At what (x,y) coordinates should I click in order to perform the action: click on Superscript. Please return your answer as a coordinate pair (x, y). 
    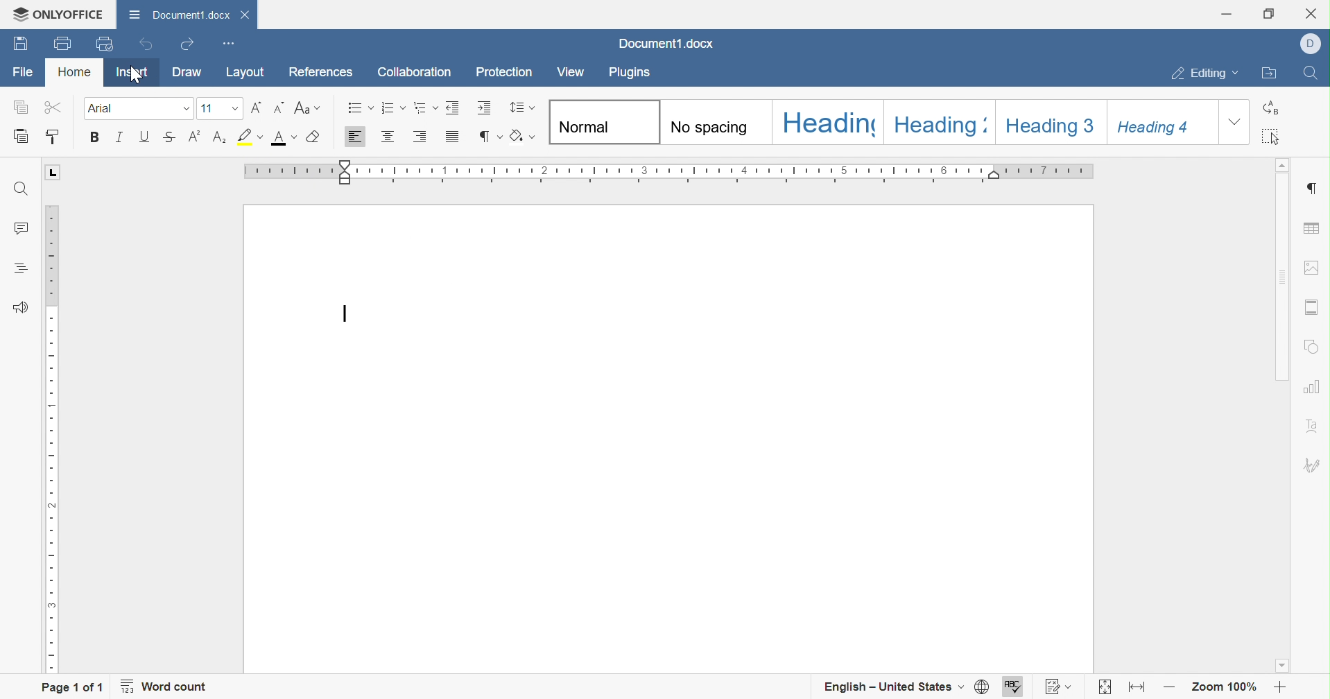
    Looking at the image, I should click on (193, 135).